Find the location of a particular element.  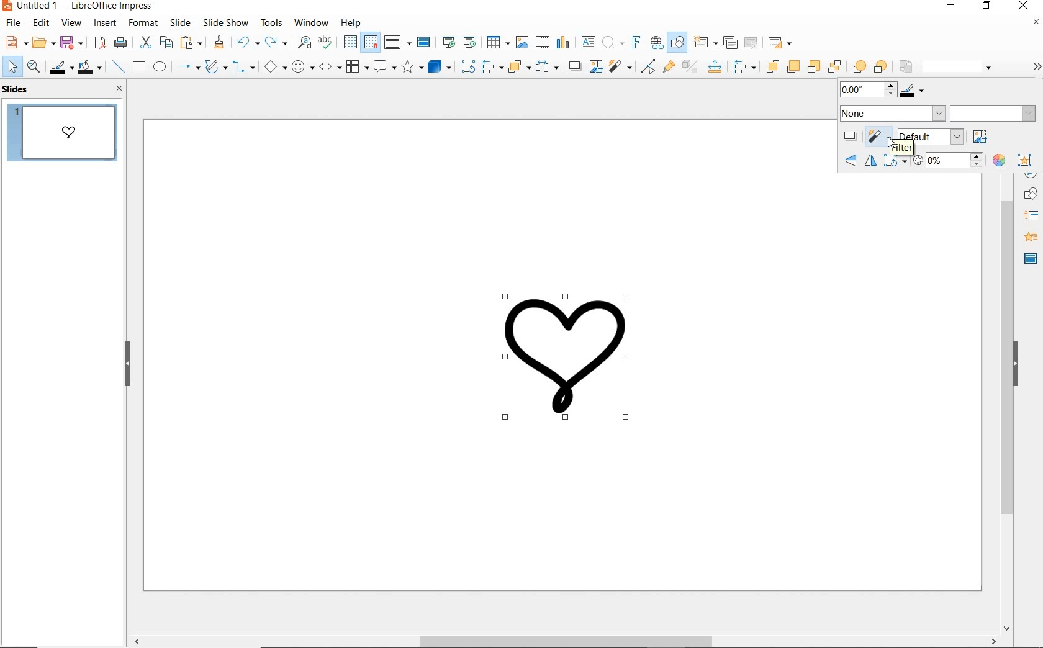

symbol shapes is located at coordinates (303, 68).